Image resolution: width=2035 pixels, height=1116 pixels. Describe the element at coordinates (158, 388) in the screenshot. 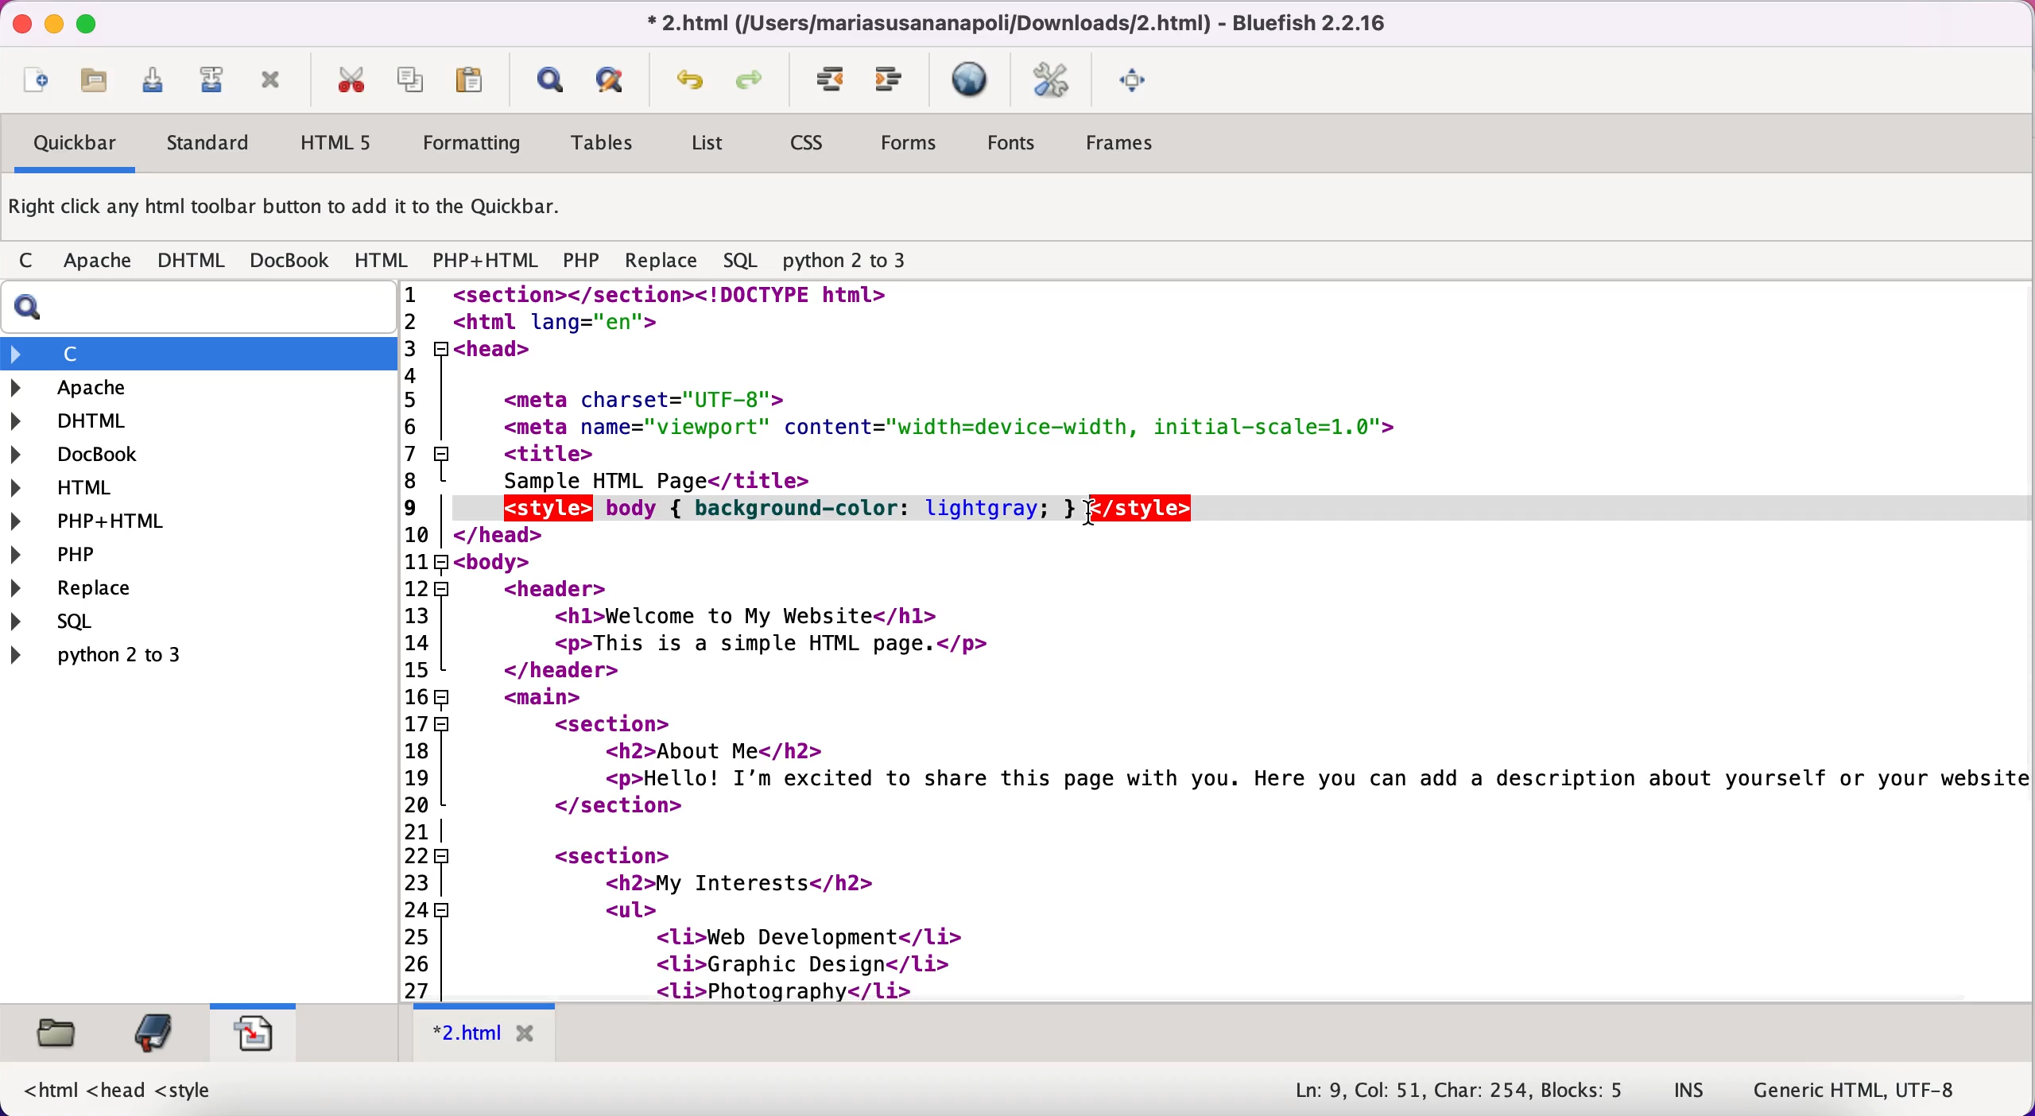

I see `apache` at that location.